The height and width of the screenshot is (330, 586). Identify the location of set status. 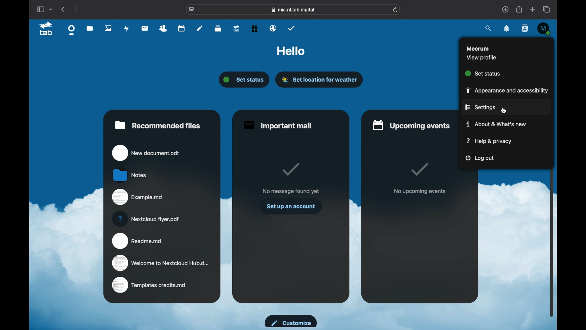
(244, 79).